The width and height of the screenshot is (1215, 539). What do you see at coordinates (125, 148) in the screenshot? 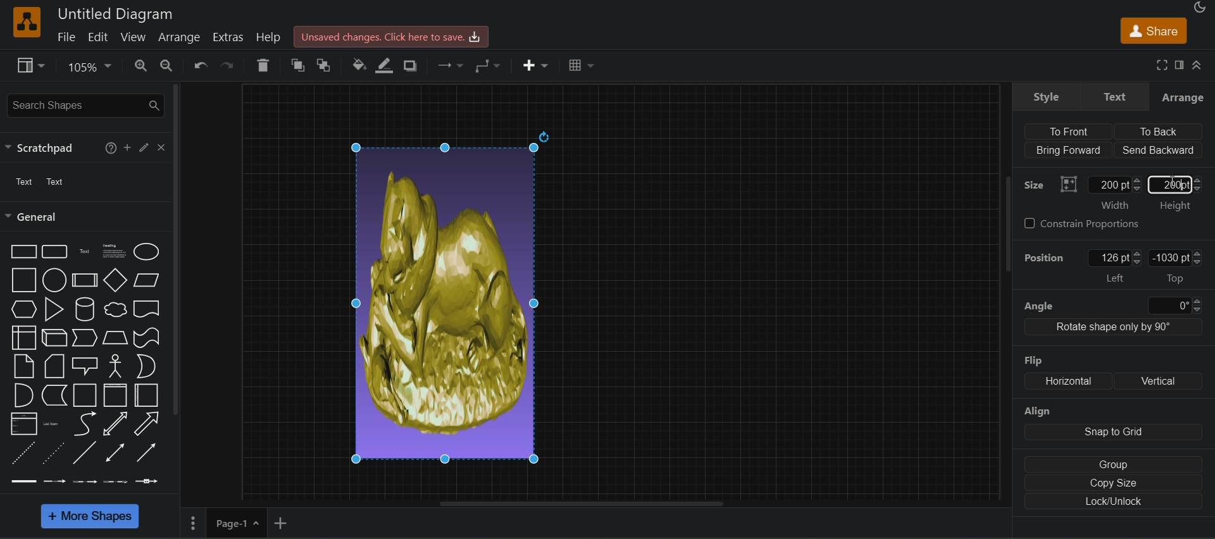
I see `Add` at bounding box center [125, 148].